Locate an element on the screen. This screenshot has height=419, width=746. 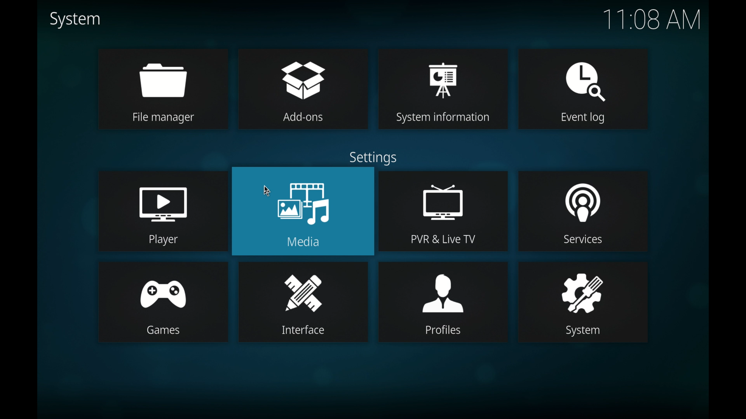
profiles is located at coordinates (443, 301).